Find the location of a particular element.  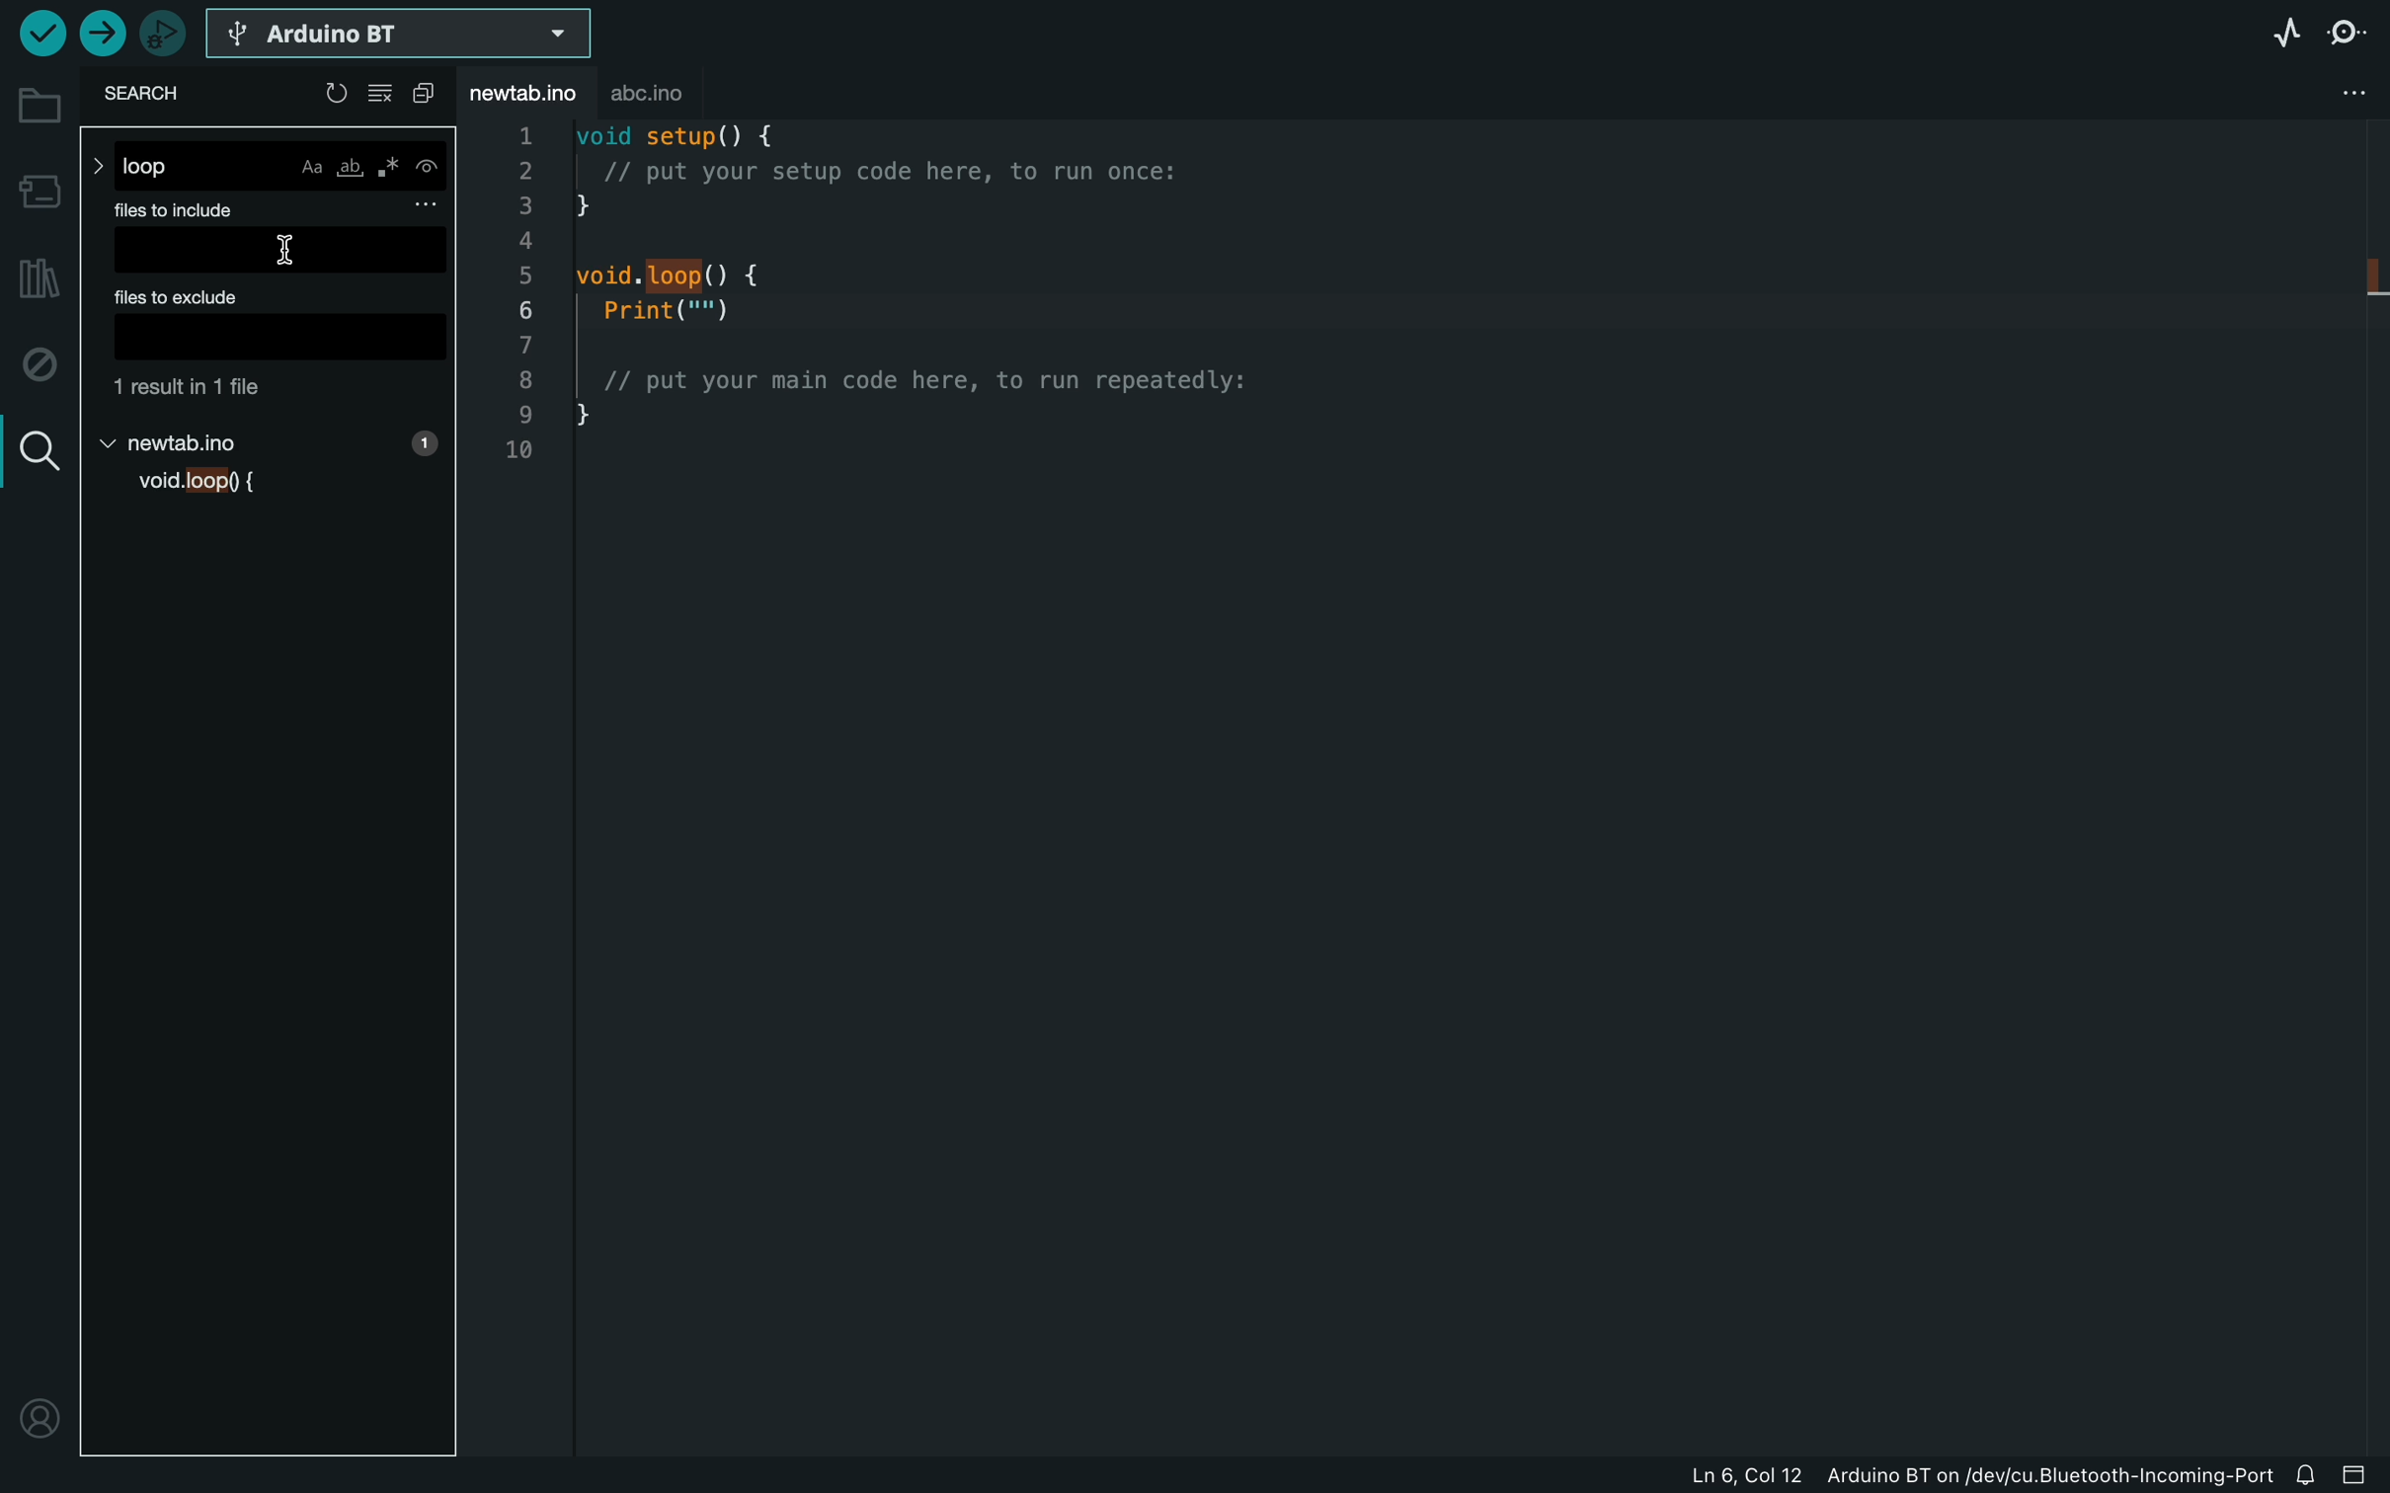

serial plotter is located at coordinates (2281, 36).